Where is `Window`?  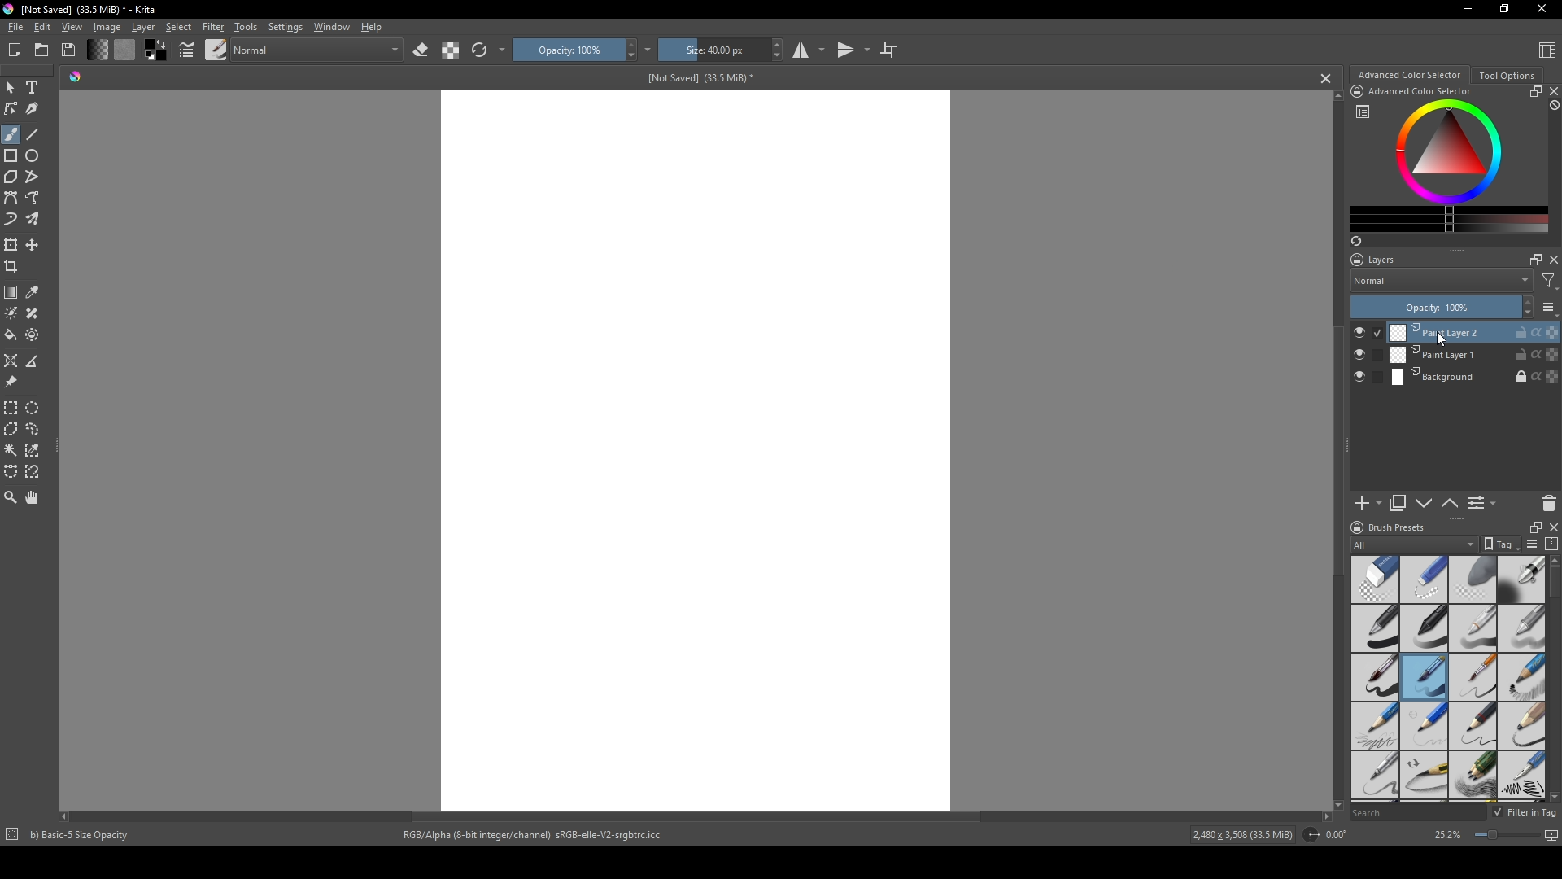
Window is located at coordinates (329, 26).